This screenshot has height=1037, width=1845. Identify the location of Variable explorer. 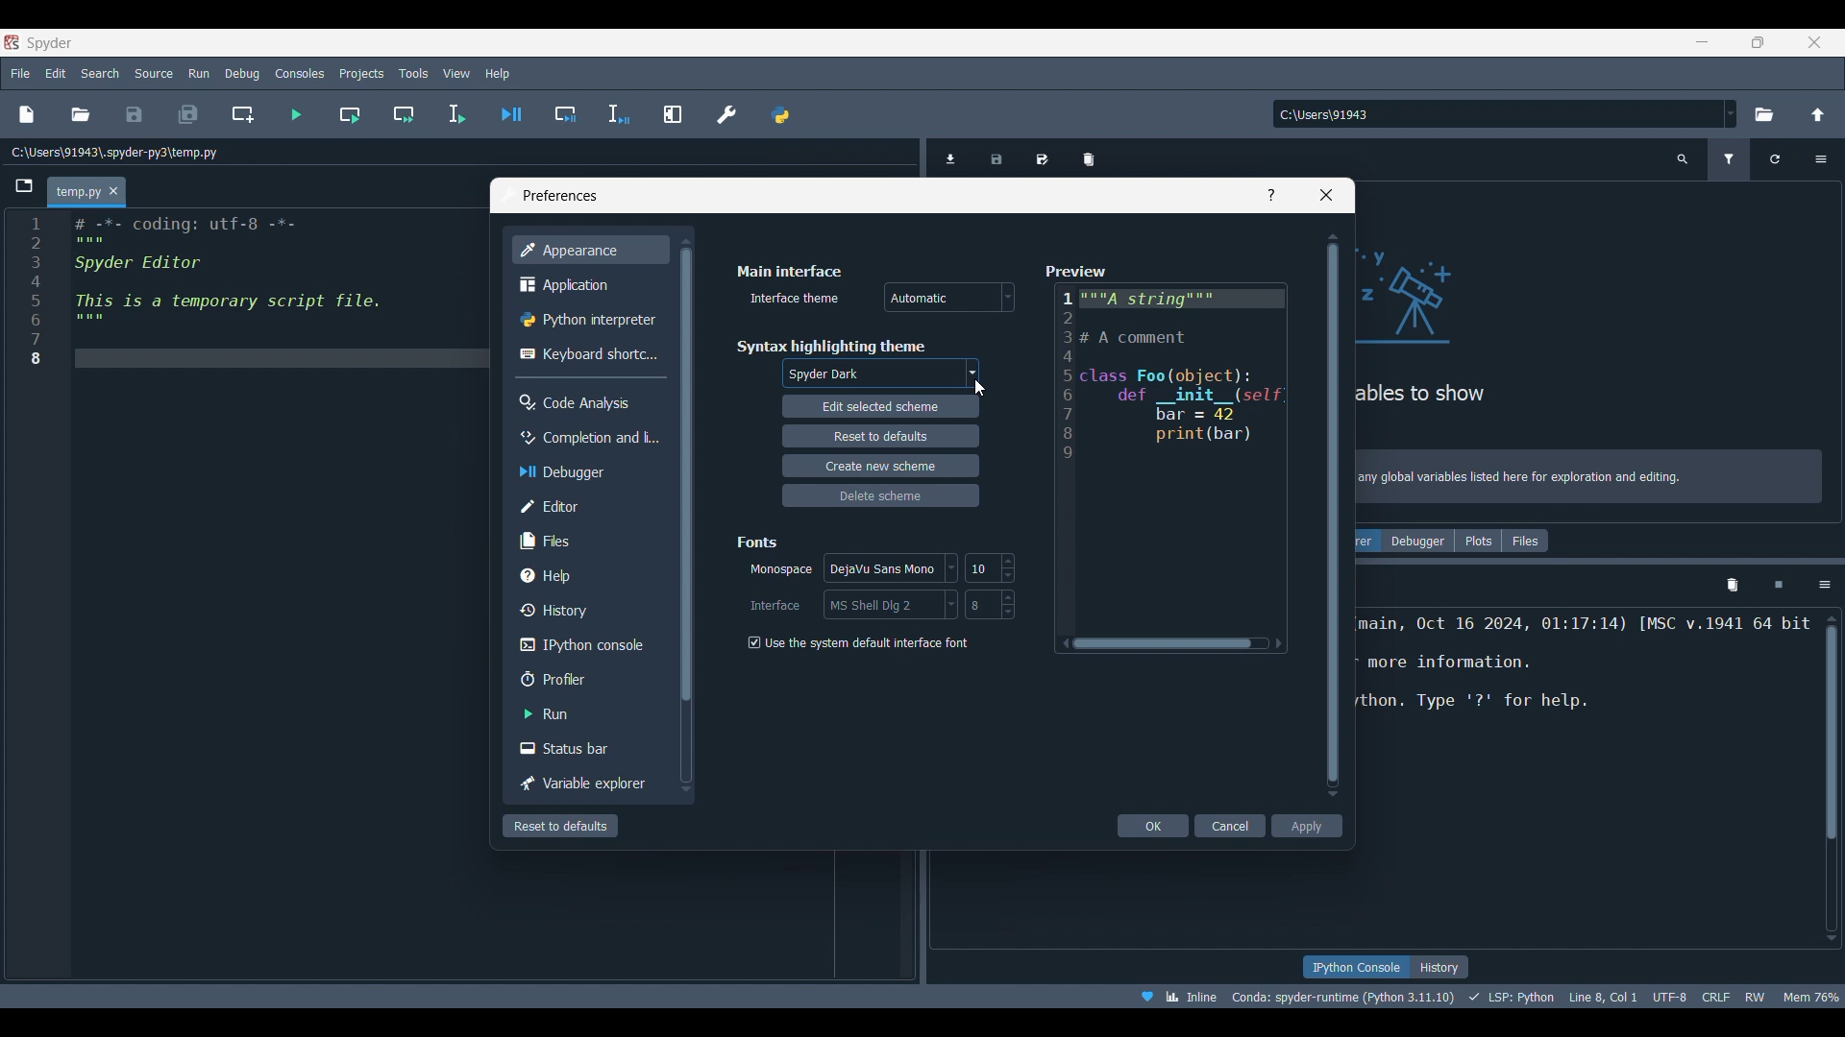
(1367, 541).